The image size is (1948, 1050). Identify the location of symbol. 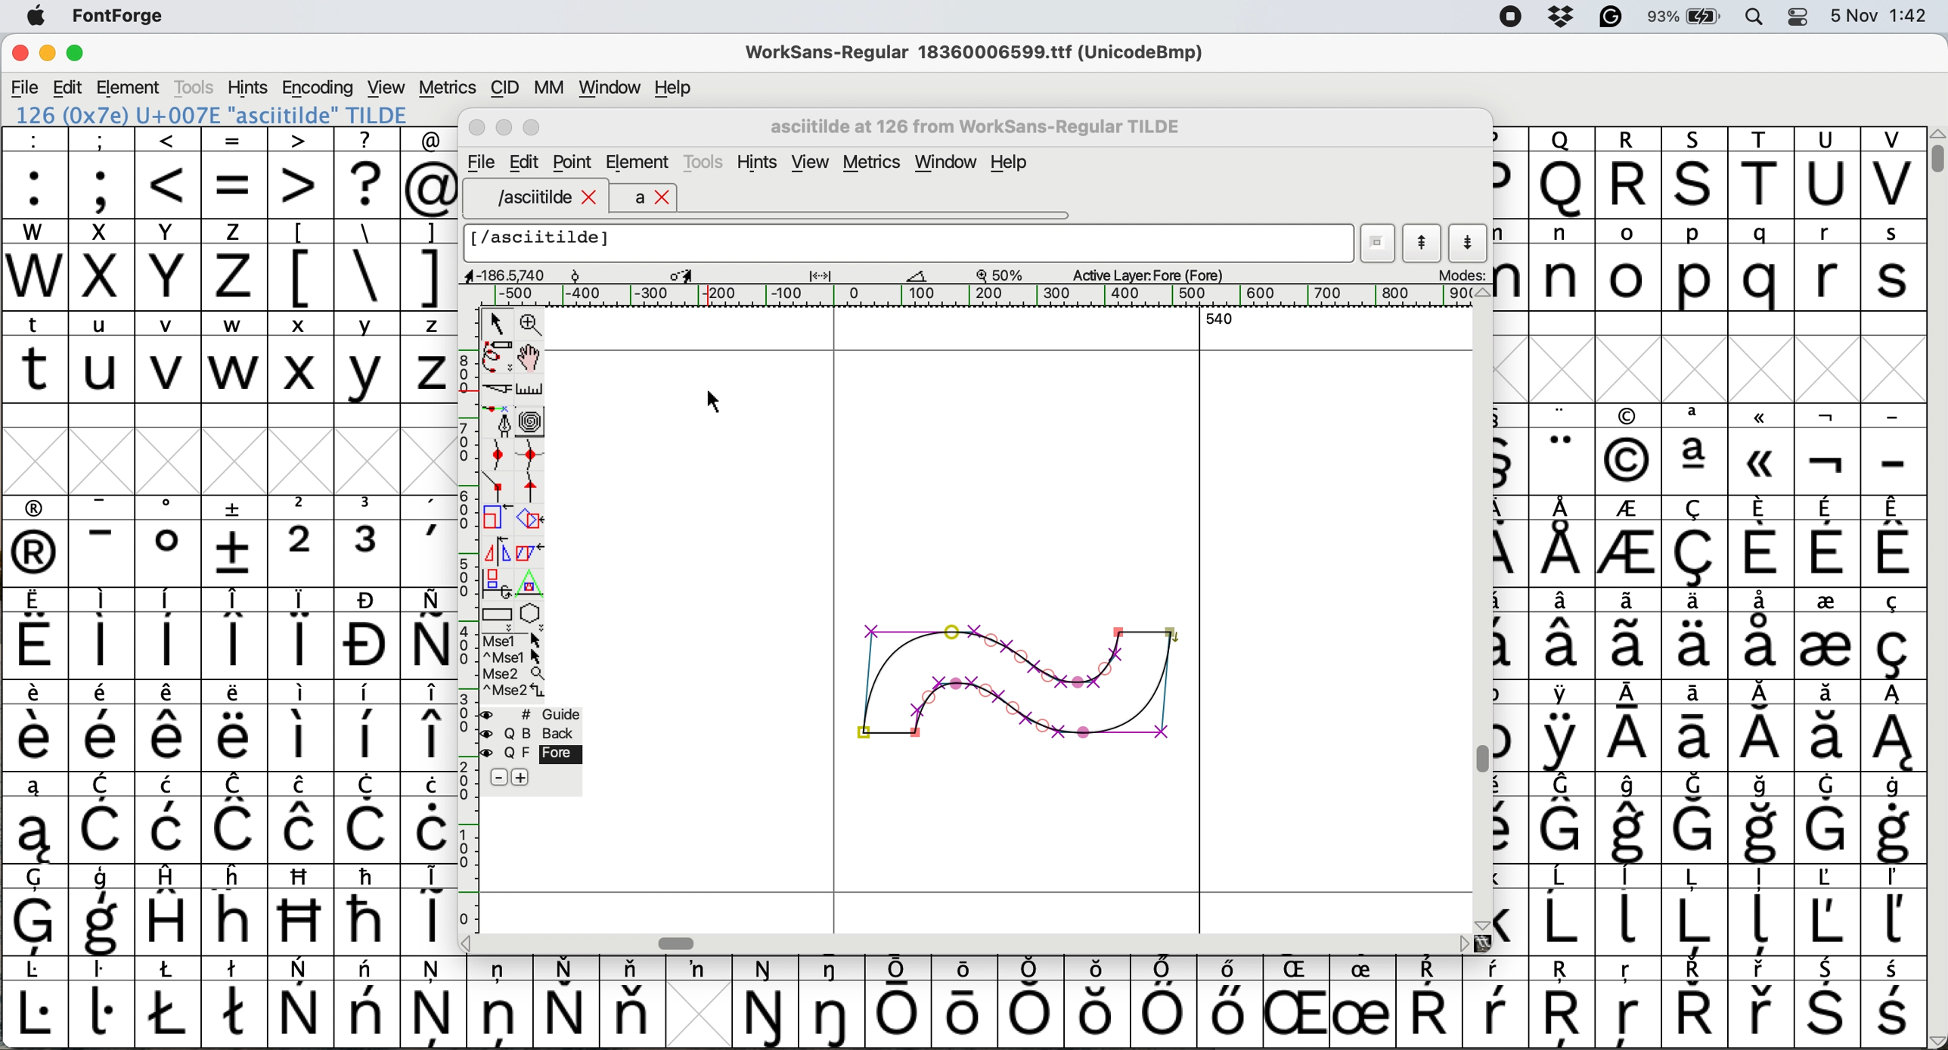
(36, 542).